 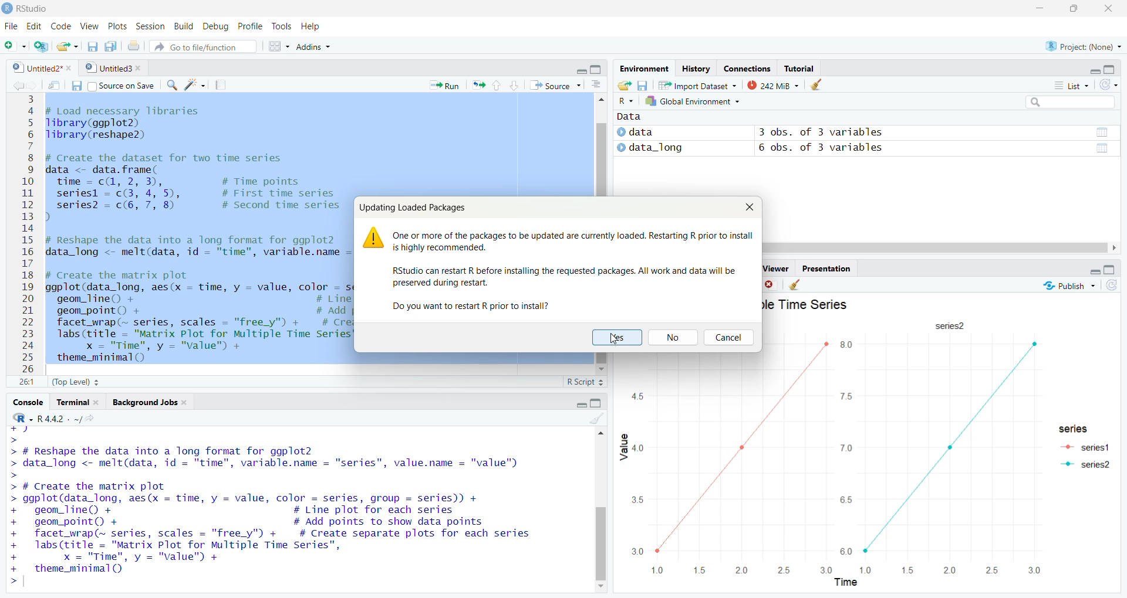 What do you see at coordinates (150, 26) in the screenshot?
I see `Session` at bounding box center [150, 26].